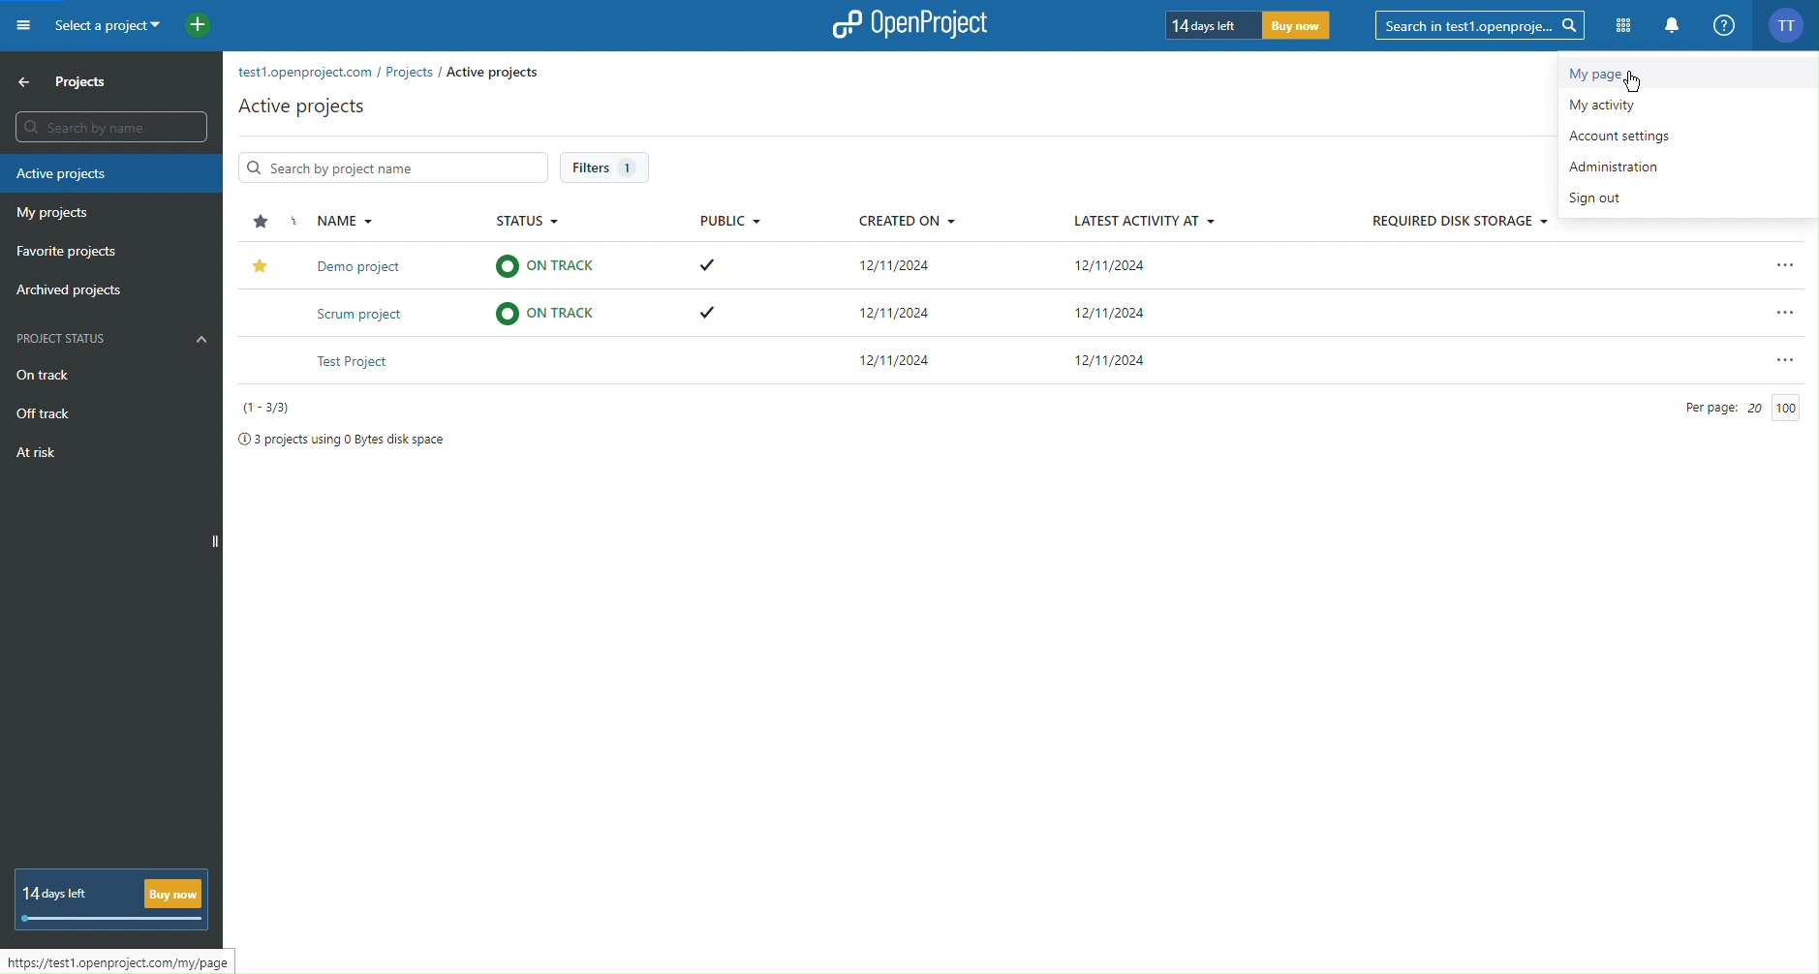 The height and width of the screenshot is (974, 1819). Describe the element at coordinates (526, 219) in the screenshot. I see `Status` at that location.